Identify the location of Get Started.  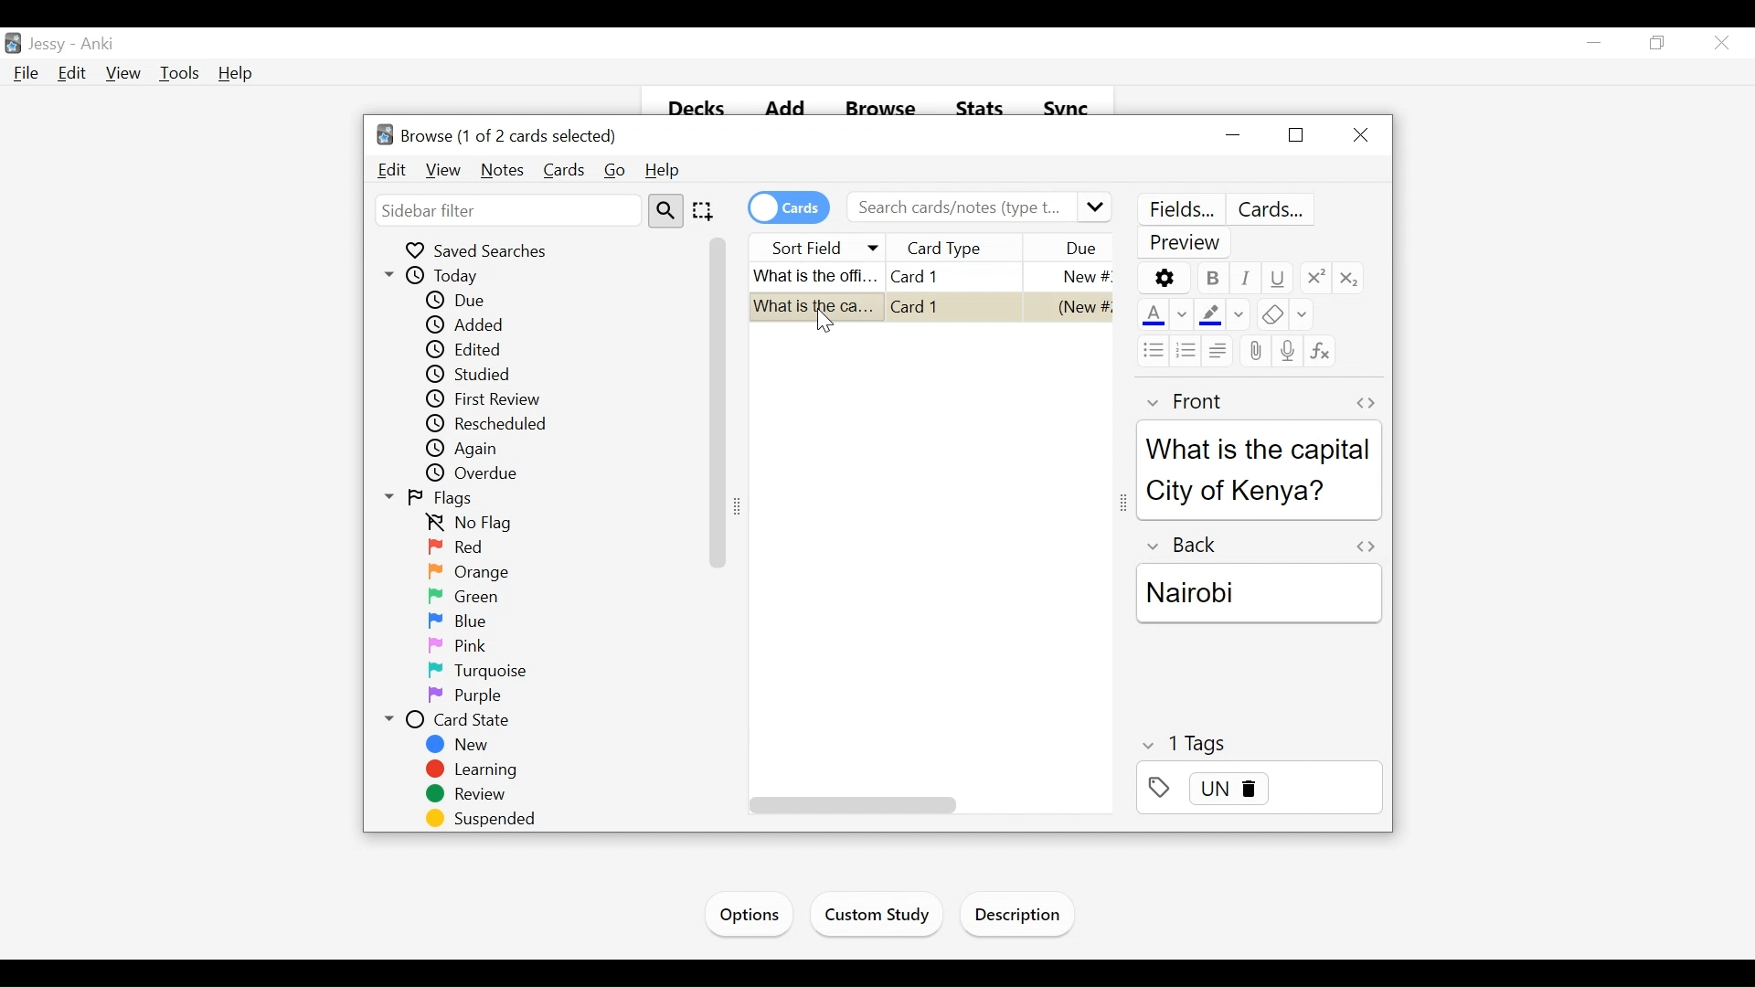
(755, 912).